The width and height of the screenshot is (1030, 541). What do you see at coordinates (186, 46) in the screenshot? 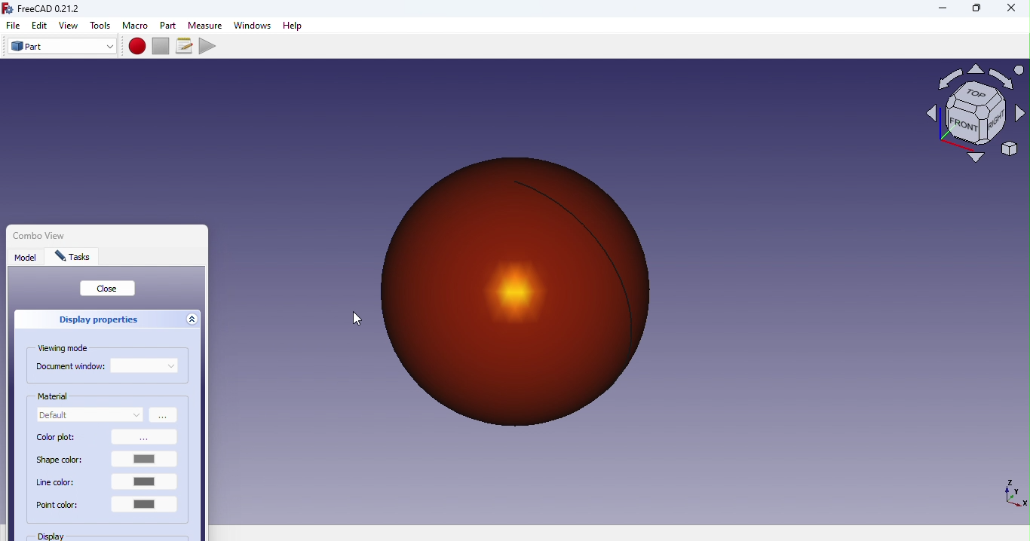
I see `Macros` at bounding box center [186, 46].